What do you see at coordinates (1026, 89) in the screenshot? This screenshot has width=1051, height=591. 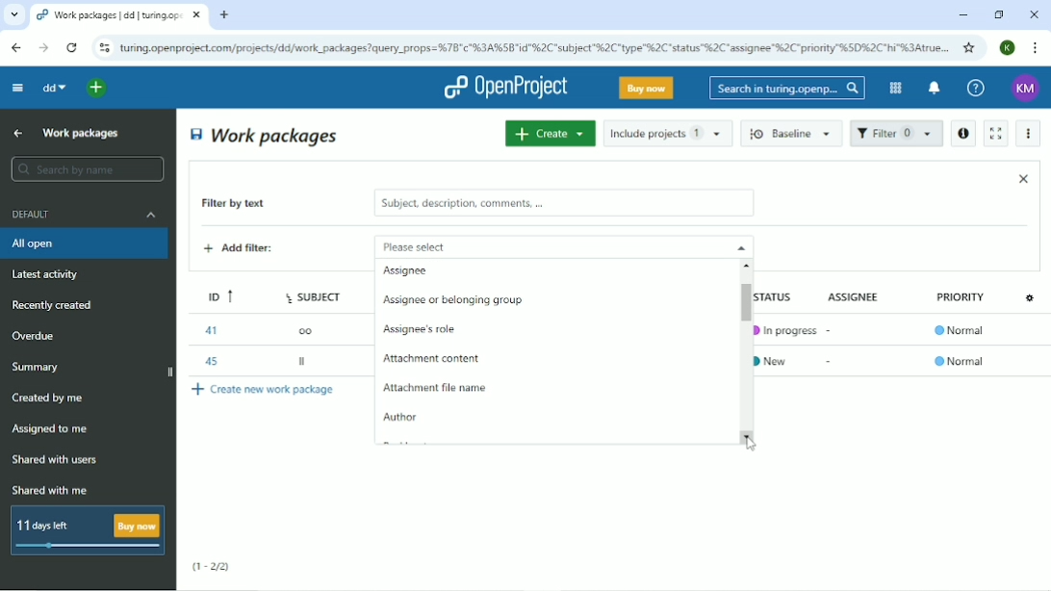 I see `Account` at bounding box center [1026, 89].